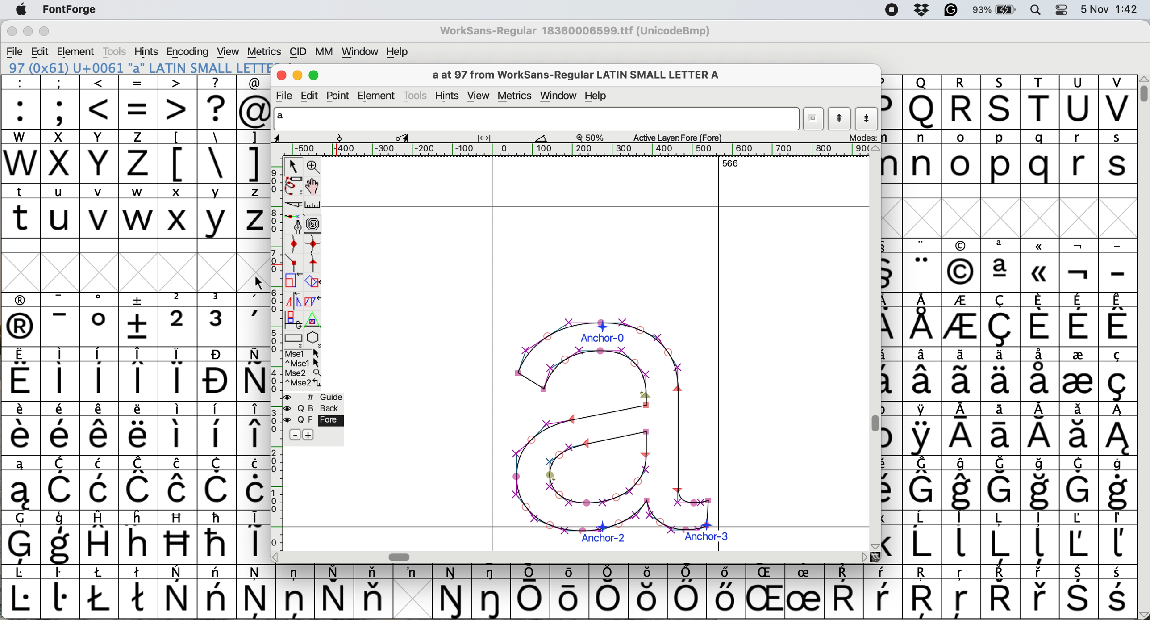  What do you see at coordinates (216, 157) in the screenshot?
I see `\` at bounding box center [216, 157].